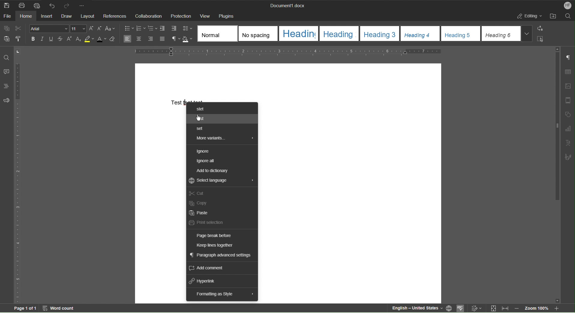 The height and width of the screenshot is (313, 575). What do you see at coordinates (567, 114) in the screenshot?
I see `Shape Settings` at bounding box center [567, 114].